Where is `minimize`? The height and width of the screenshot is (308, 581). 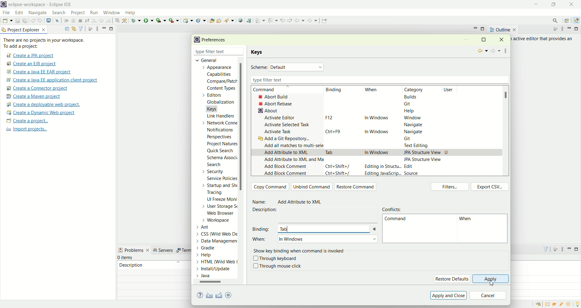 minimize is located at coordinates (570, 248).